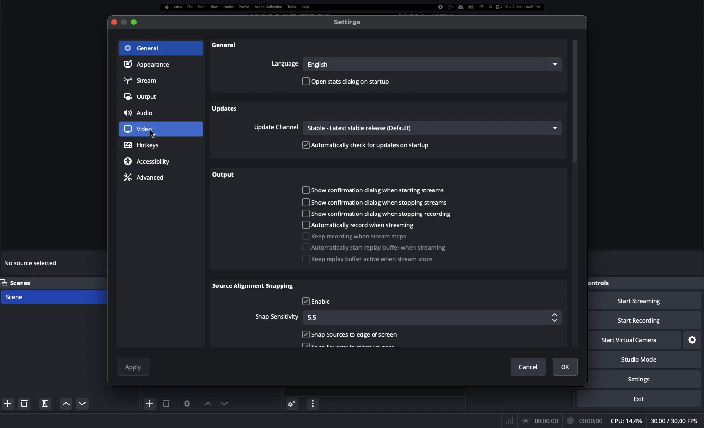  What do you see at coordinates (645, 302) in the screenshot?
I see `Start streaming` at bounding box center [645, 302].